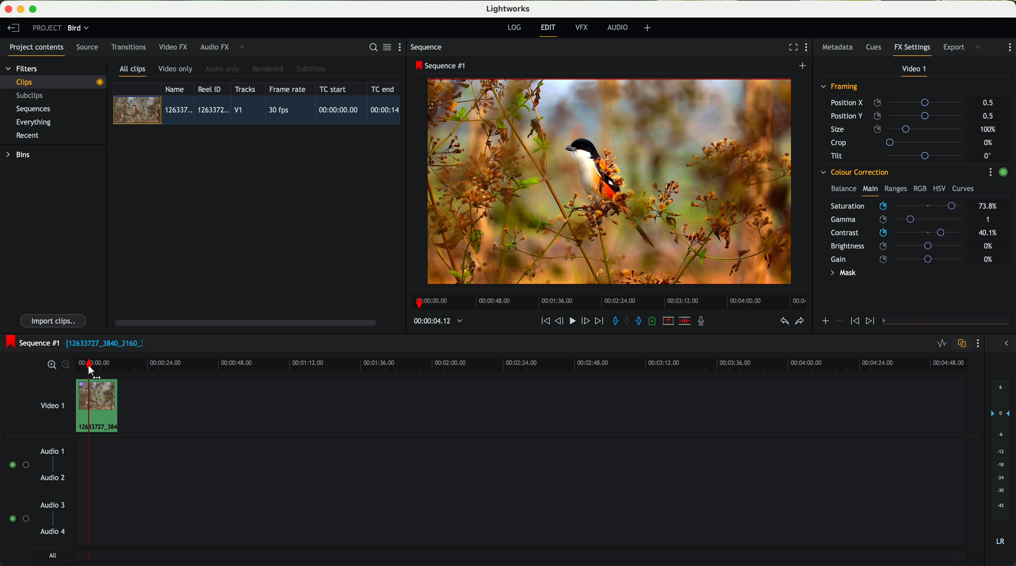 This screenshot has height=566, width=1016. What do you see at coordinates (133, 71) in the screenshot?
I see `all clips` at bounding box center [133, 71].